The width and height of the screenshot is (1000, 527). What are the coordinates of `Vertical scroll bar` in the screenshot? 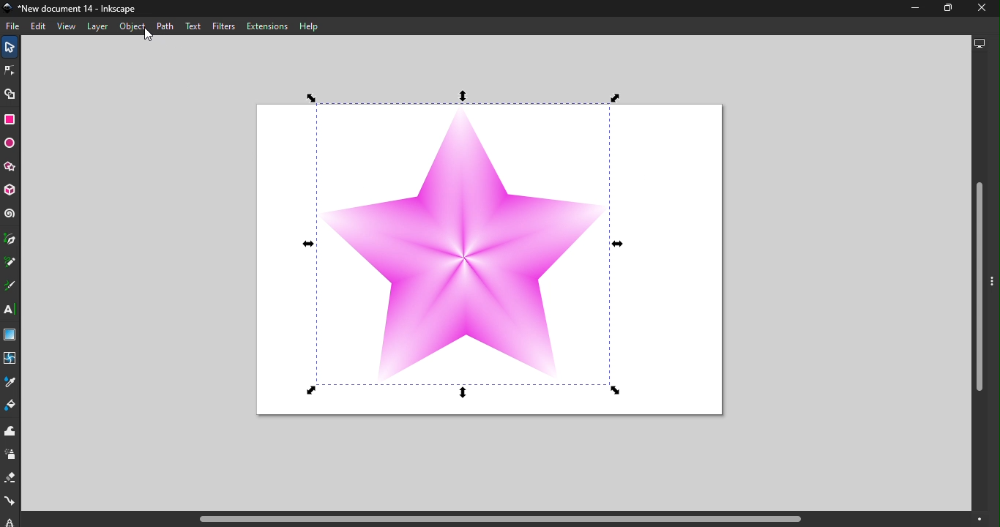 It's located at (978, 280).